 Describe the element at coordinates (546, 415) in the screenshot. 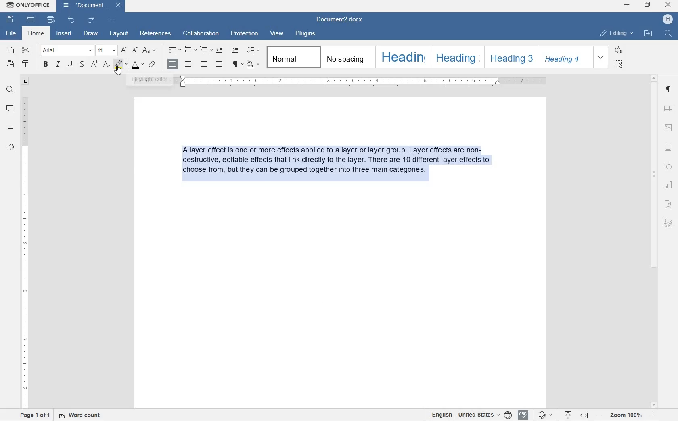

I see `TRACK CHANGES` at that location.